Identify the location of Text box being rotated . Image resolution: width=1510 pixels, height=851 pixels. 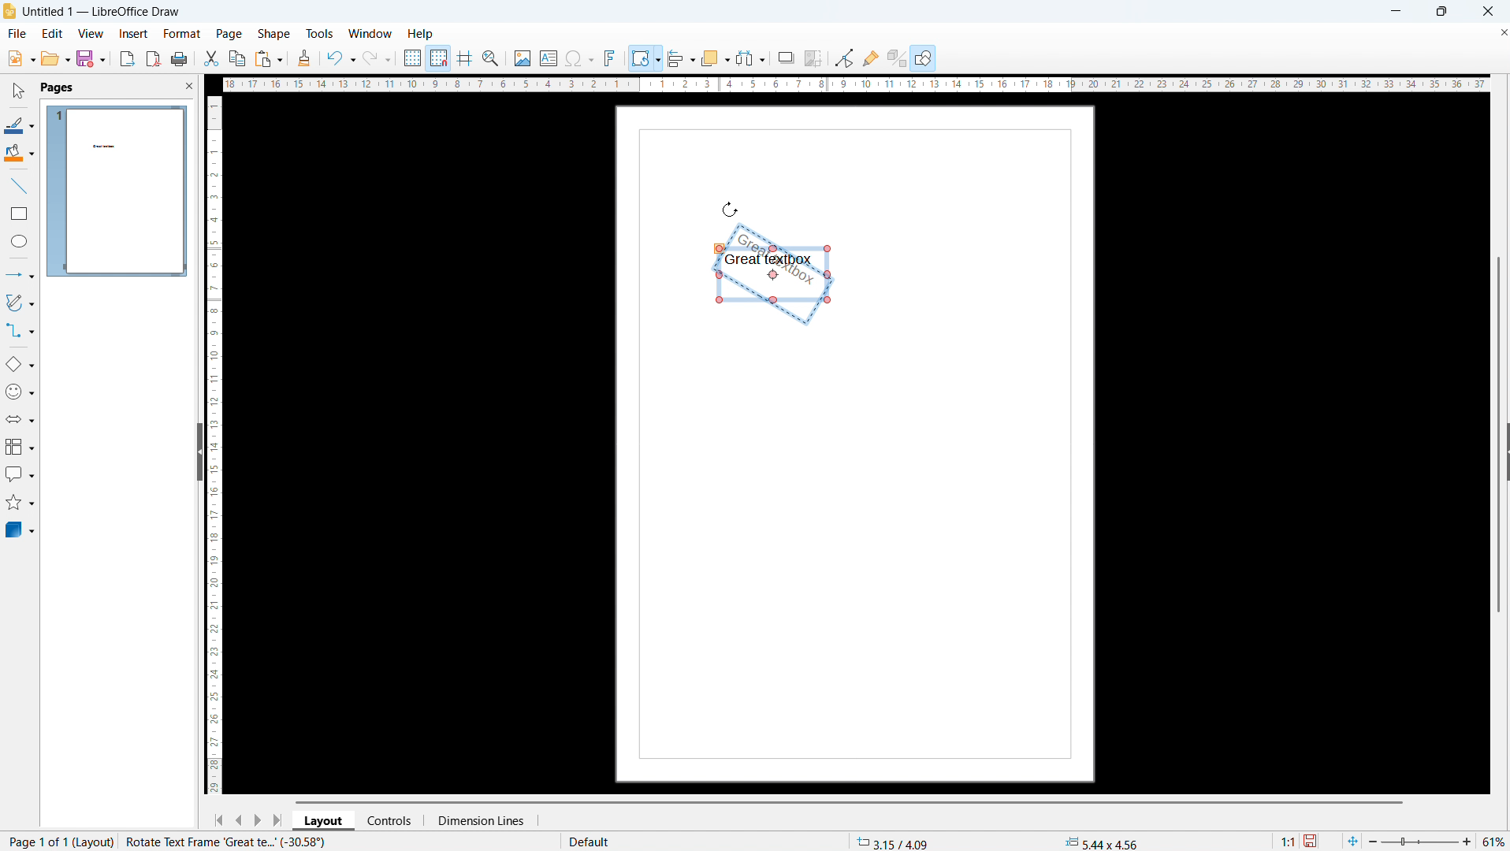
(796, 259).